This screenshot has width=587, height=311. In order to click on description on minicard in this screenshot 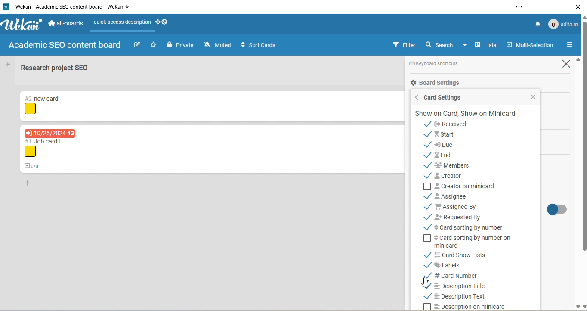, I will do `click(474, 306)`.